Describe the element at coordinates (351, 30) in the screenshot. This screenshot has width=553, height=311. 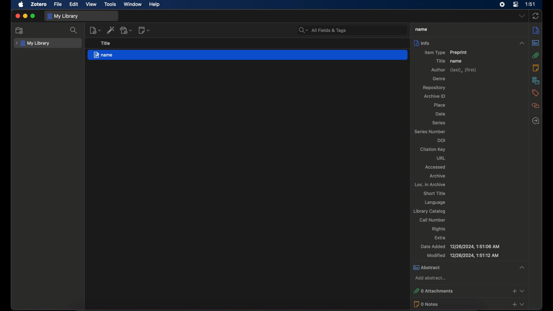
I see `All Fields & Tags` at that location.